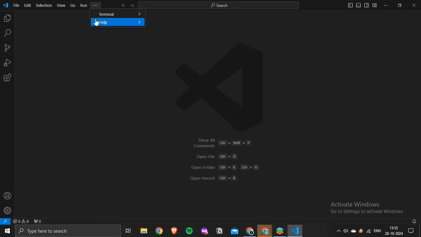 This screenshot has height=237, width=421. I want to click on restore window, so click(400, 5).